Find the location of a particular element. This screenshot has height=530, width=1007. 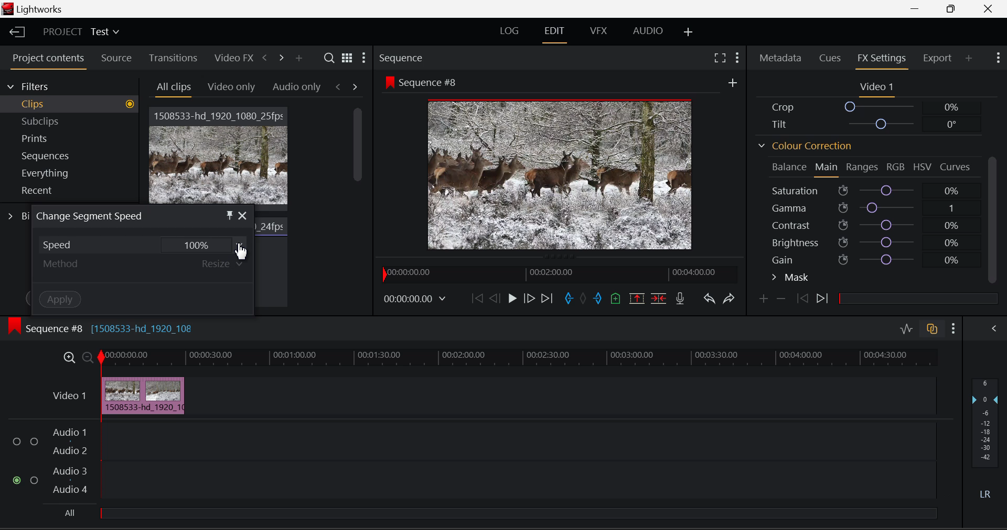

RGB is located at coordinates (896, 168).